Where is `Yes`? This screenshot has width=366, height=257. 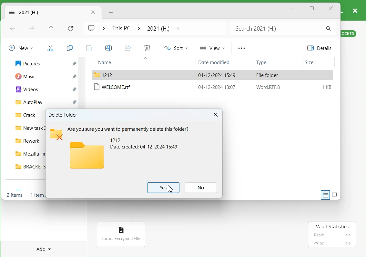
Yes is located at coordinates (163, 188).